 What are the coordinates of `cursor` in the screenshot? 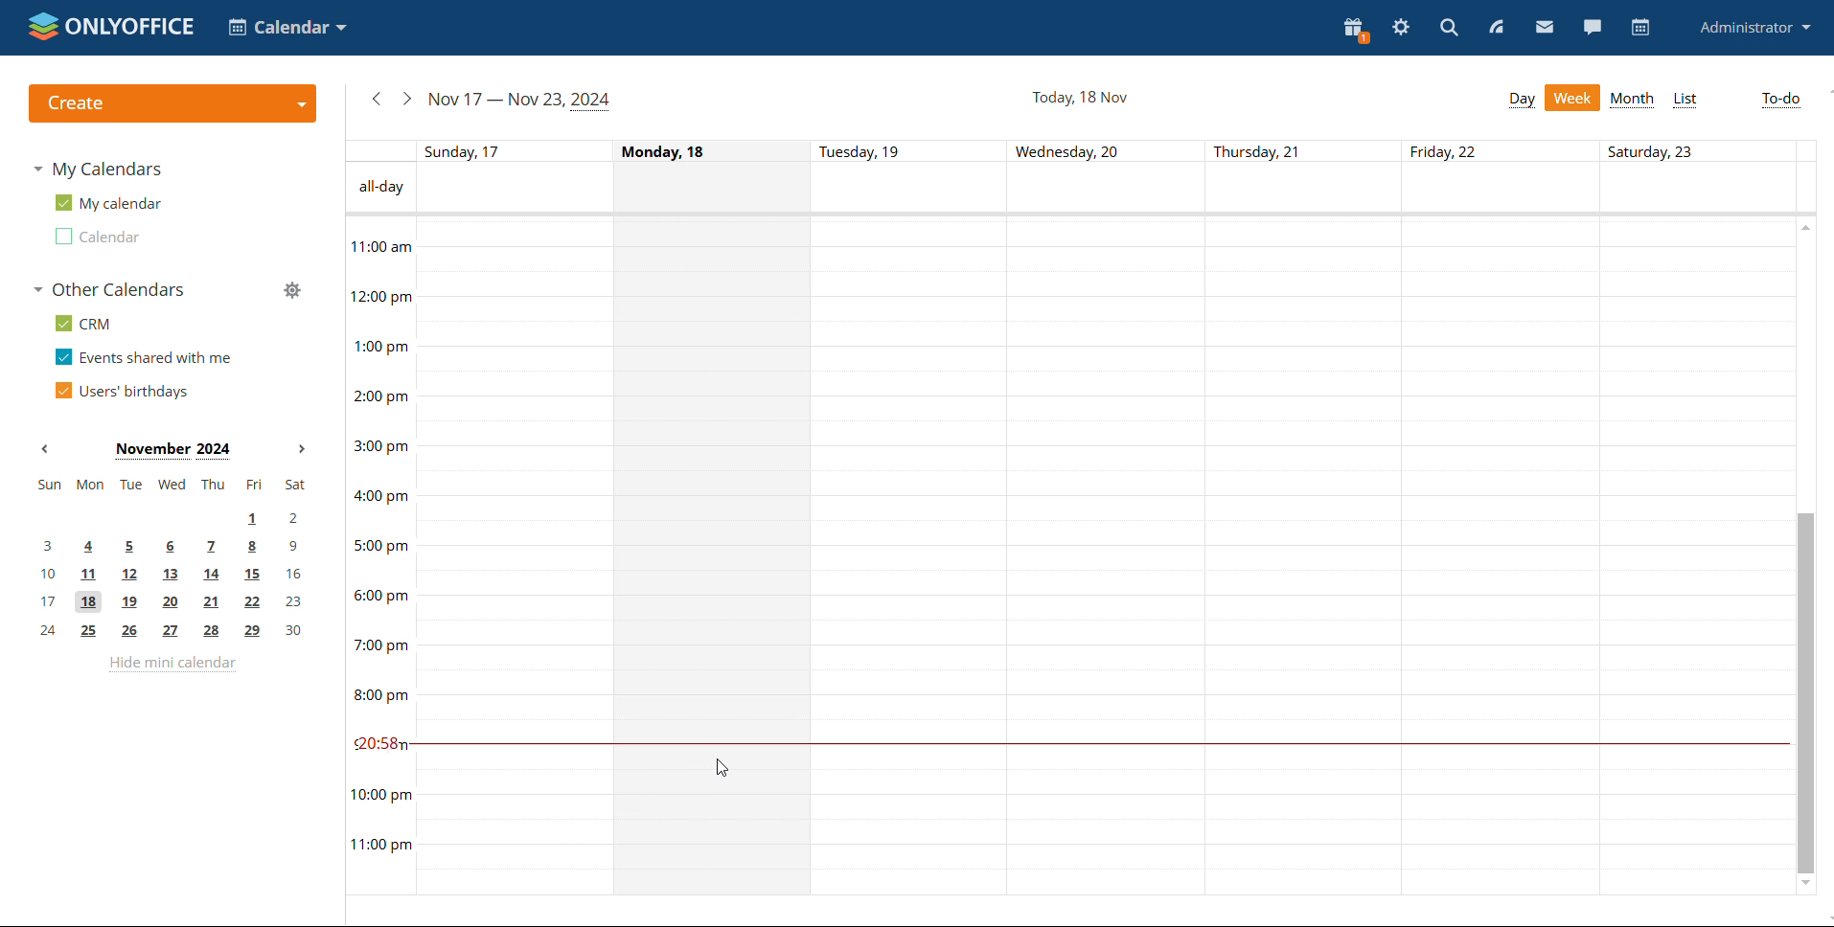 It's located at (722, 766).